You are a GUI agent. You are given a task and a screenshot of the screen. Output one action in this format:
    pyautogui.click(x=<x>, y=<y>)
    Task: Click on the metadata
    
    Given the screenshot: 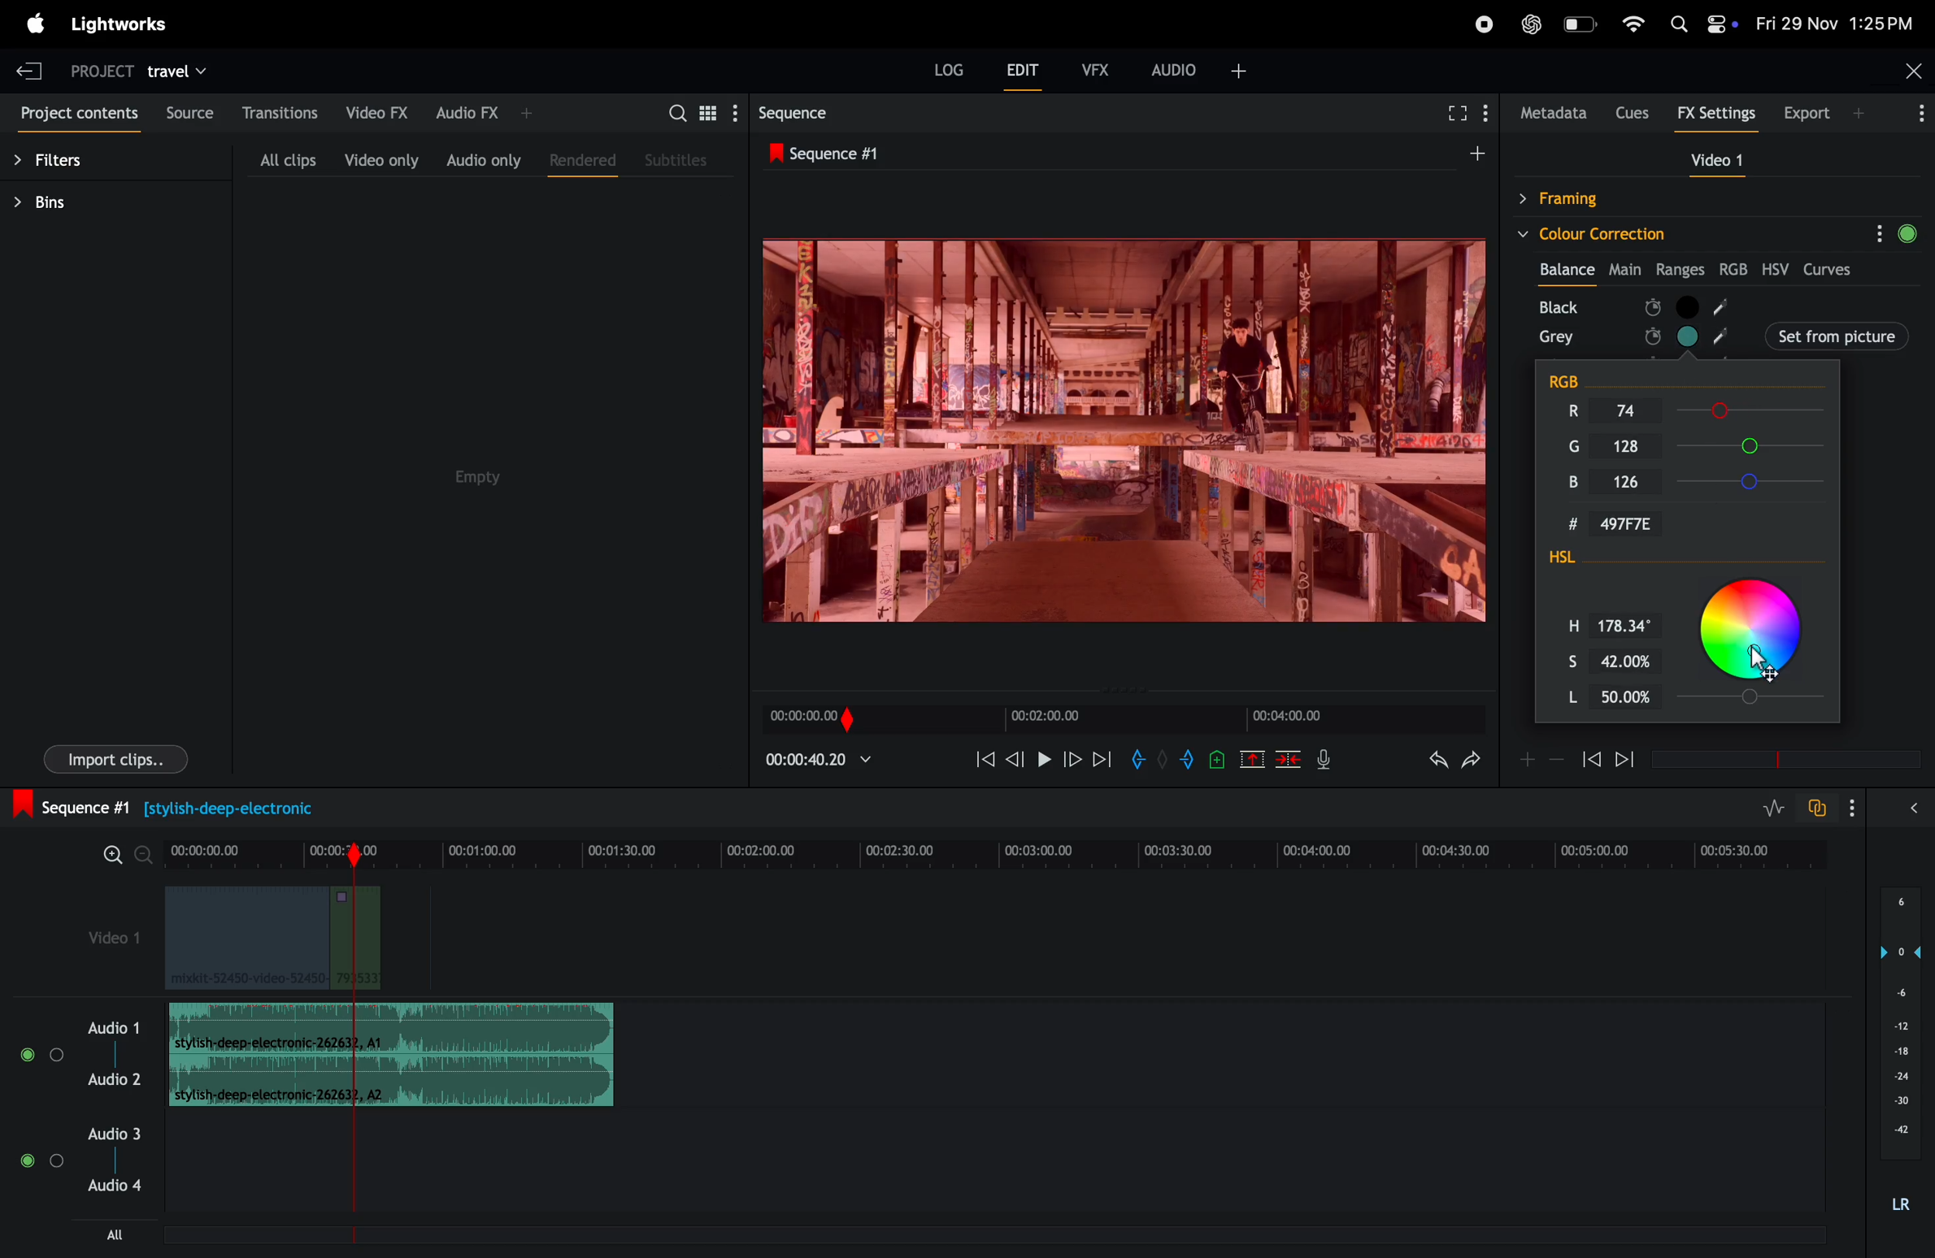 What is the action you would take?
    pyautogui.click(x=1550, y=113)
    